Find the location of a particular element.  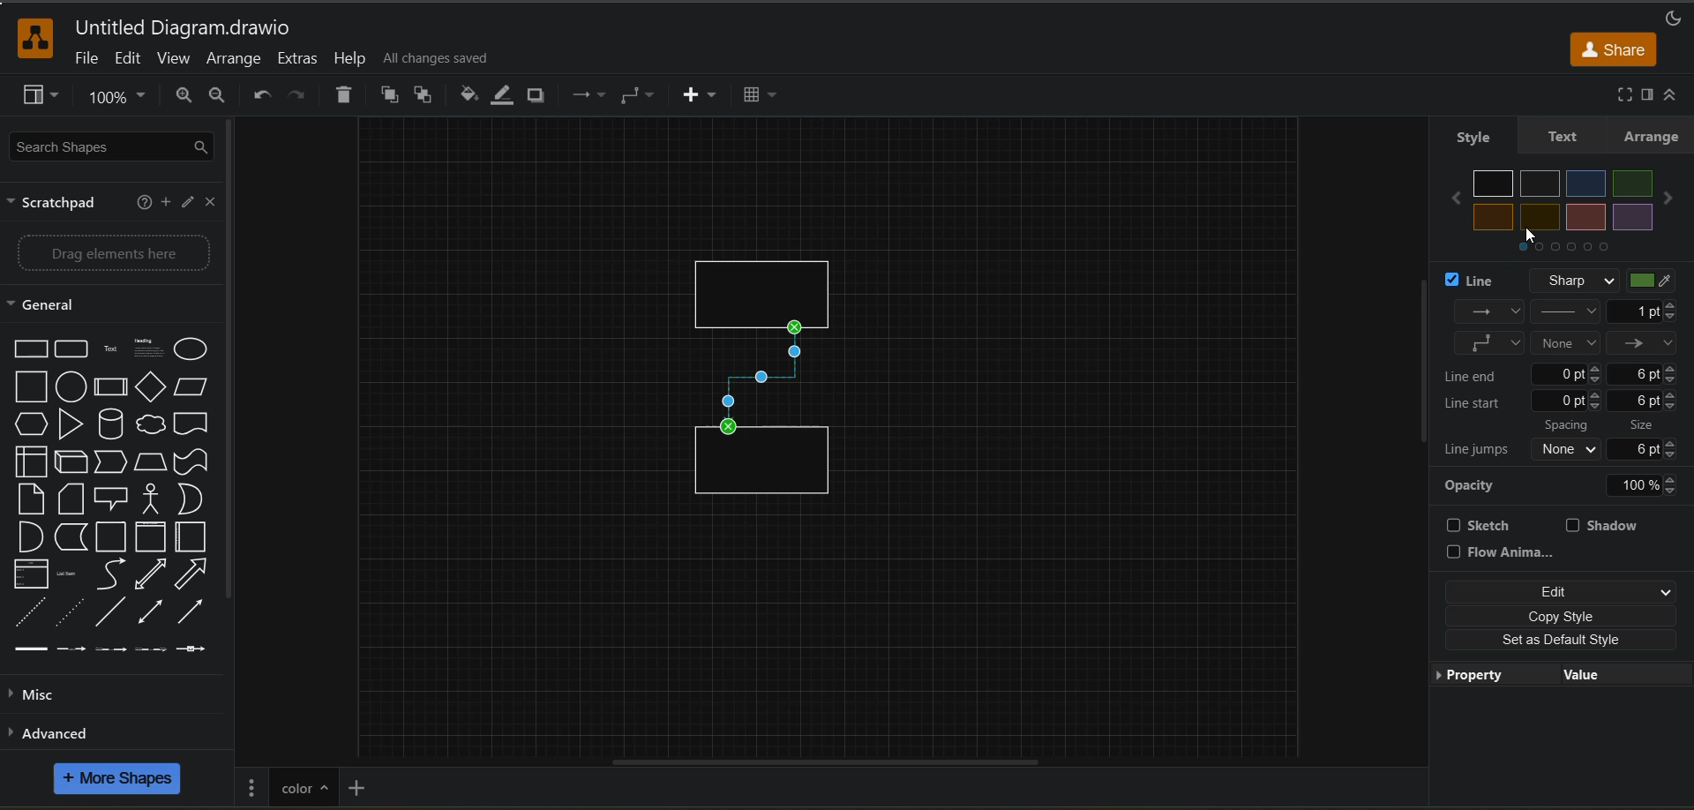

close is located at coordinates (212, 204).